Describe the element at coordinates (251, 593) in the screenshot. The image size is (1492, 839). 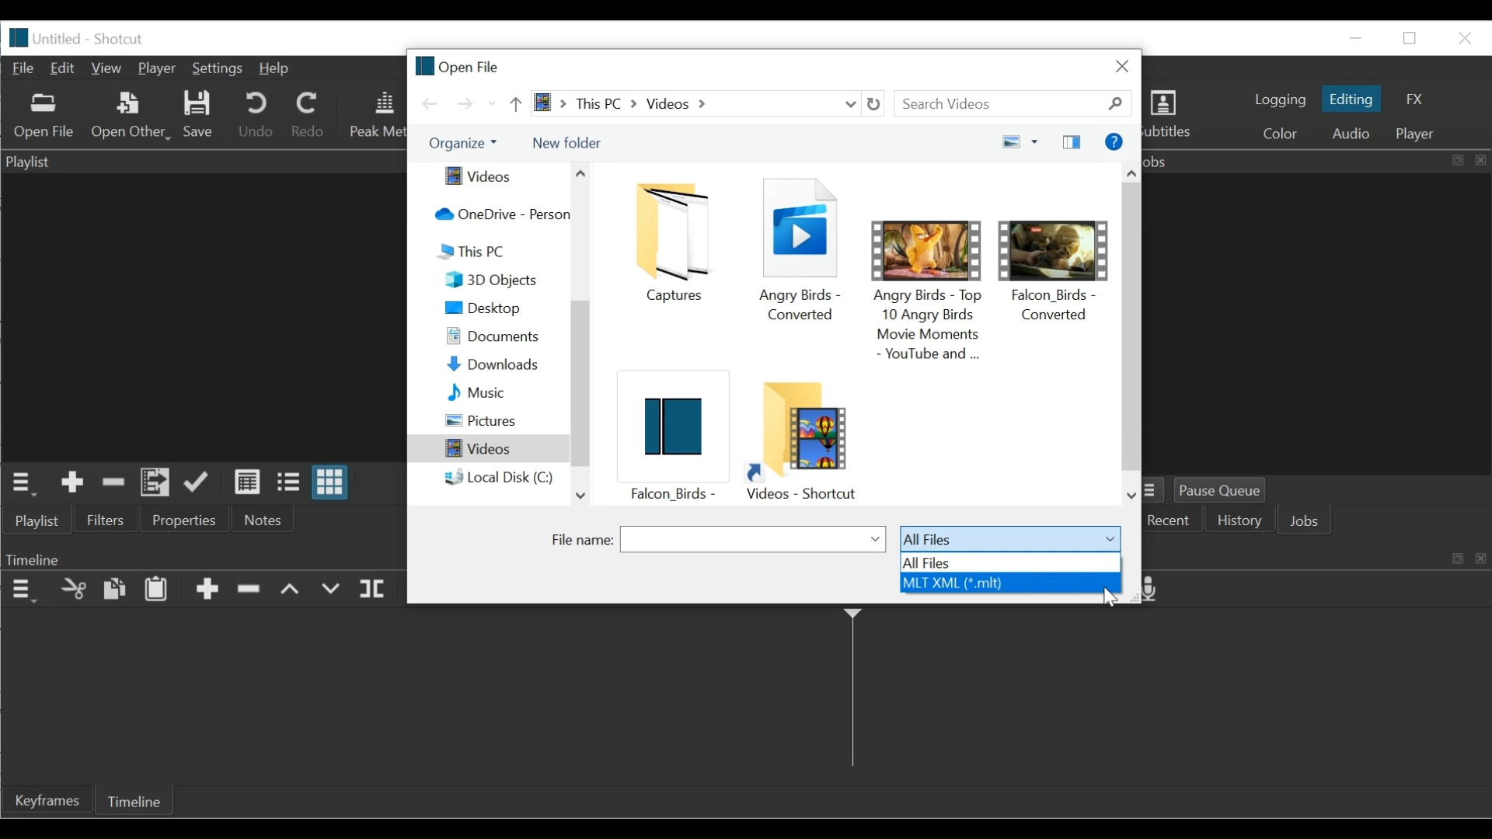
I see `Ripple Delete` at that location.